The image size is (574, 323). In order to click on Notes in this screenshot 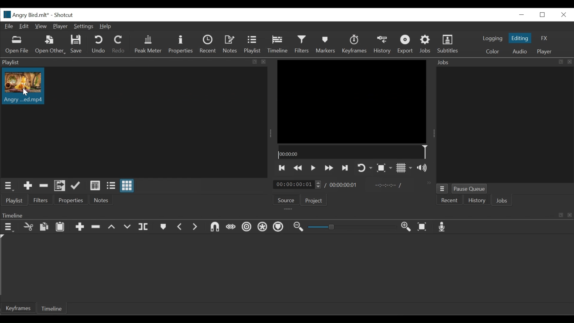, I will do `click(103, 200)`.